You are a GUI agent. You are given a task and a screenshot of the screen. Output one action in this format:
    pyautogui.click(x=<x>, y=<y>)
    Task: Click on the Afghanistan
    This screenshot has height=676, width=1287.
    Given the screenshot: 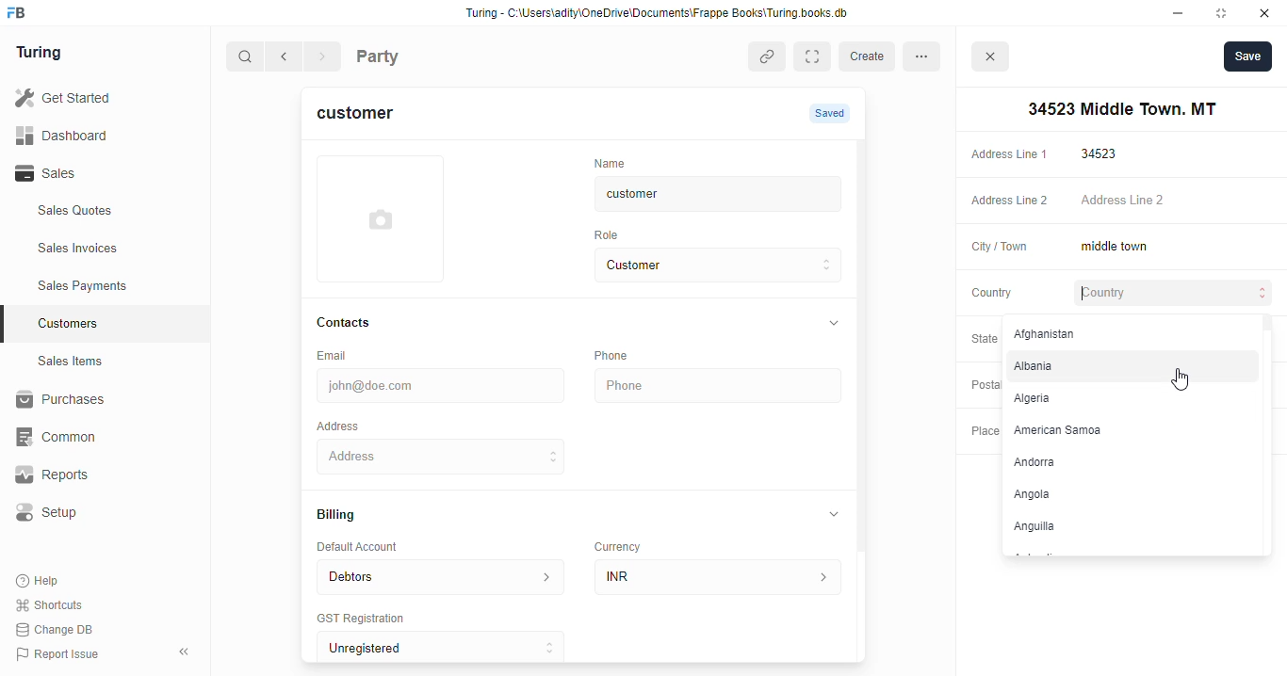 What is the action you would take?
    pyautogui.click(x=1129, y=335)
    